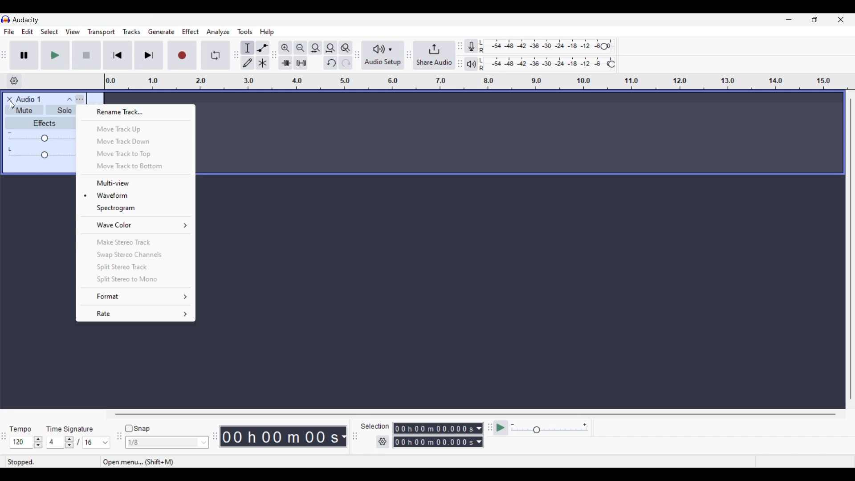  I want to click on Change recording level, so click(604, 46).